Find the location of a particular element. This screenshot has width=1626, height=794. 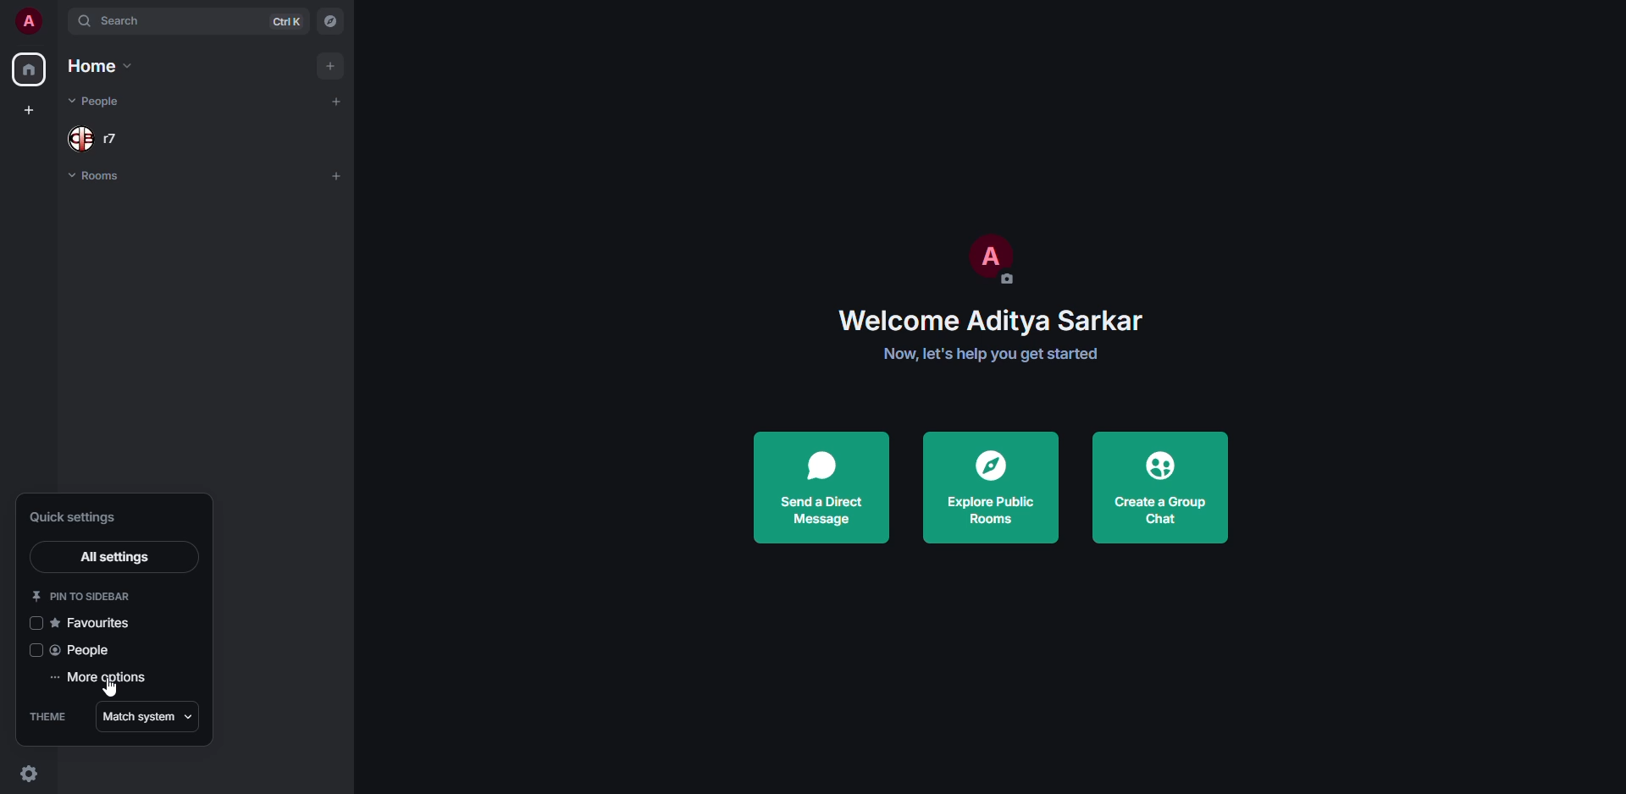

pin to sidebar is located at coordinates (82, 593).